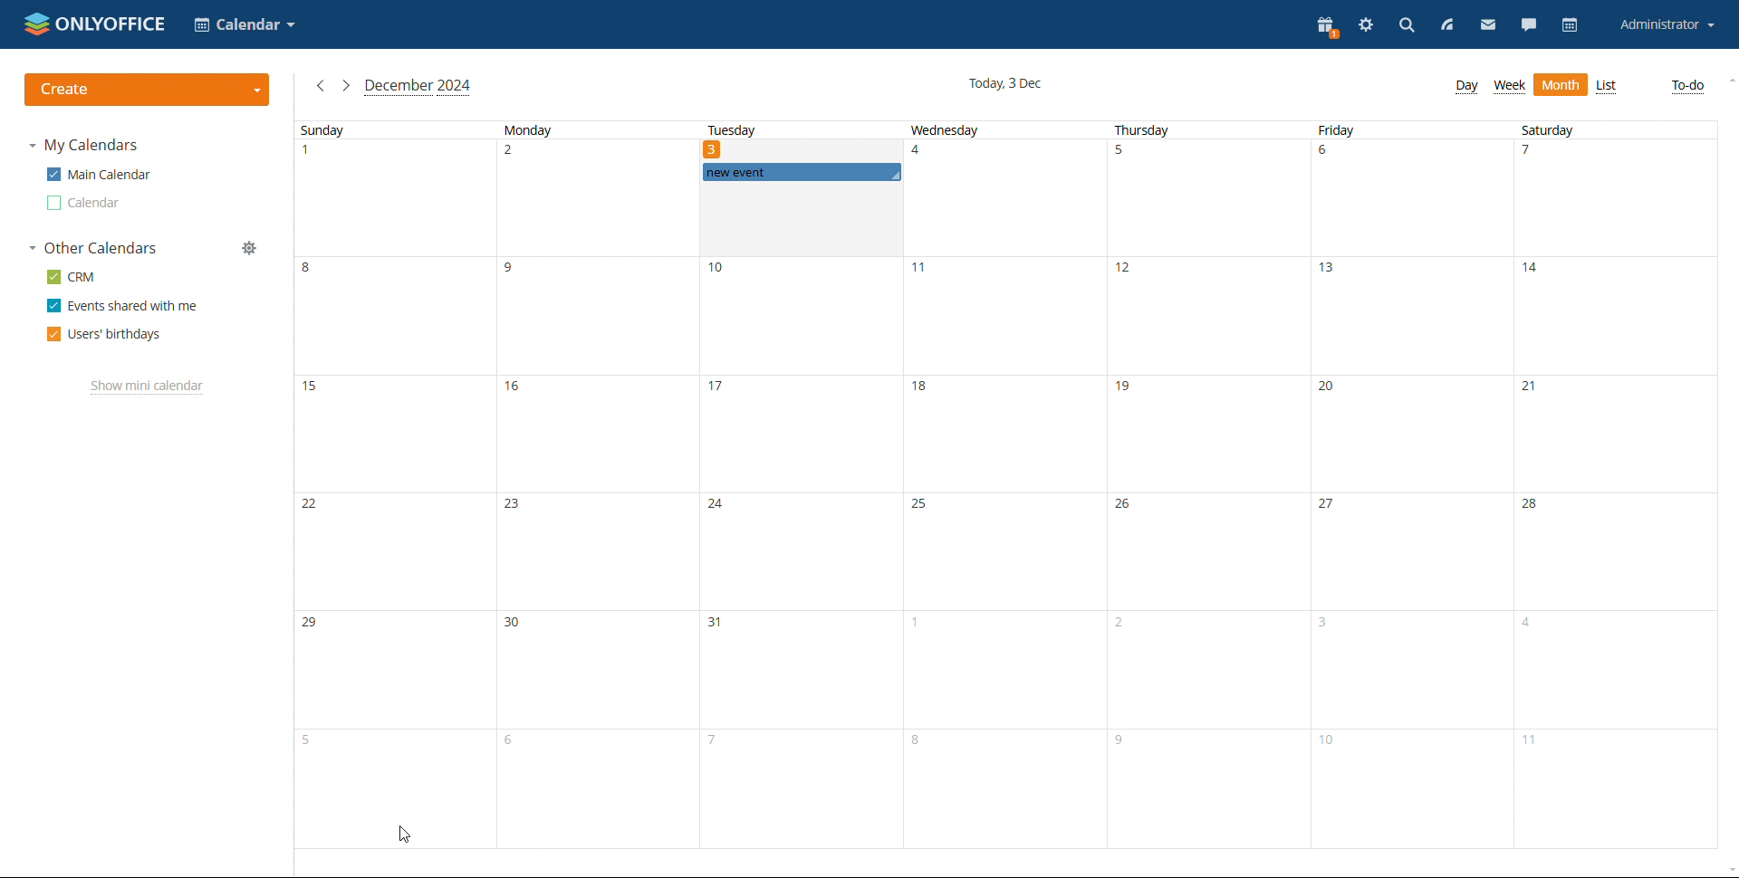 This screenshot has height=878, width=1739. I want to click on saturday, so click(1613, 485).